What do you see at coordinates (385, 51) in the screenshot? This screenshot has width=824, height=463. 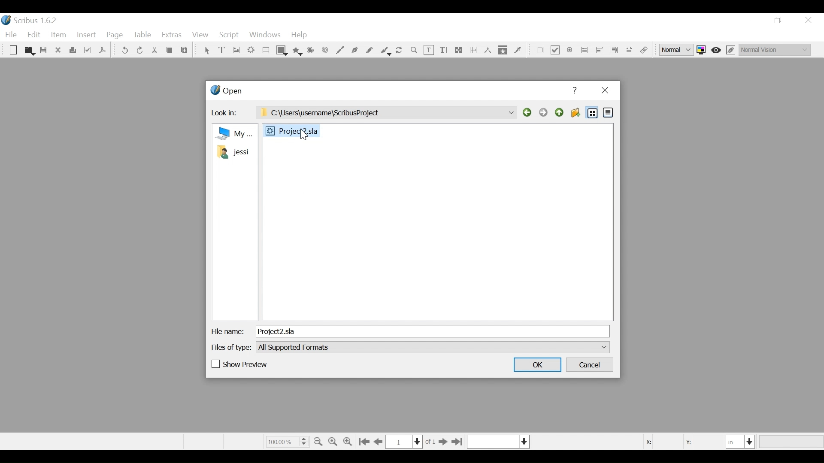 I see `Calligraphic line` at bounding box center [385, 51].